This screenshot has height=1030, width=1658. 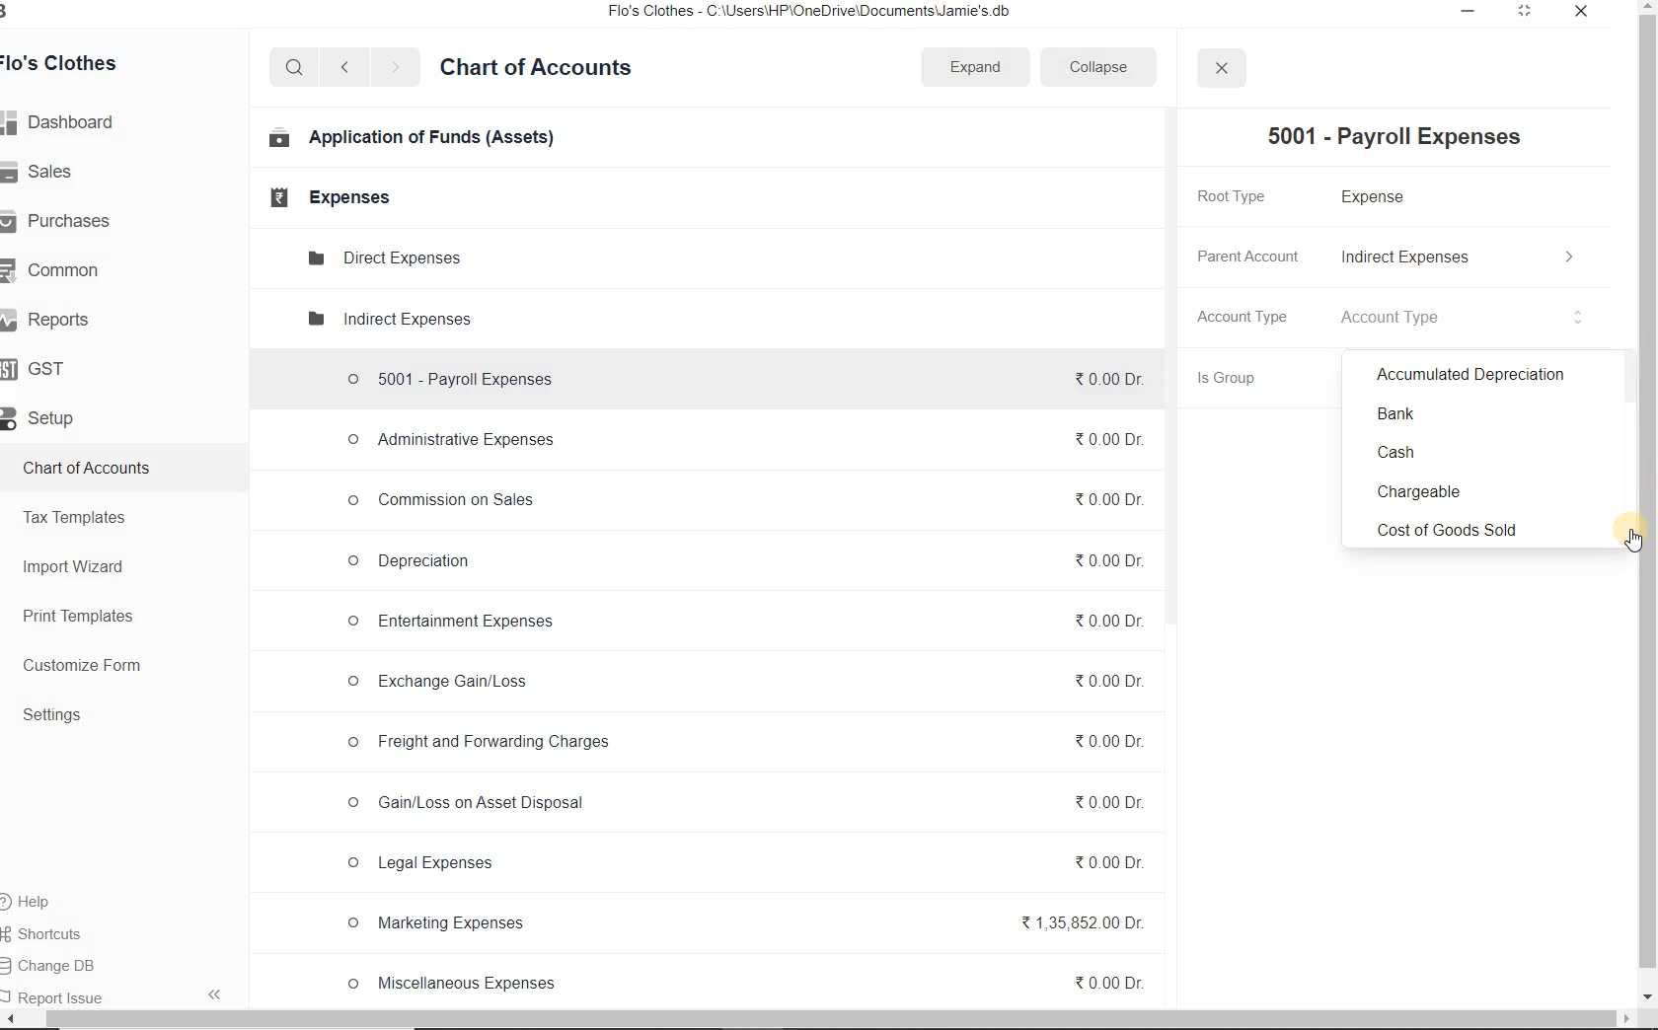 I want to click on set up, so click(x=46, y=418).